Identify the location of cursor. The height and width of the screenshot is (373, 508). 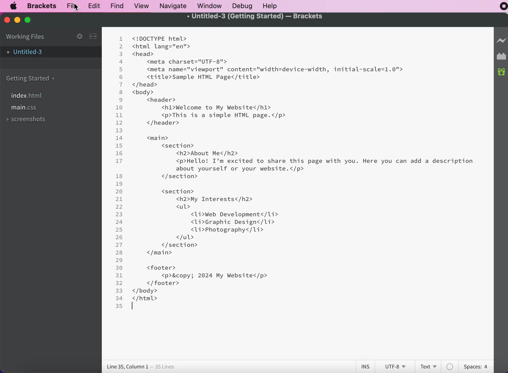
(76, 7).